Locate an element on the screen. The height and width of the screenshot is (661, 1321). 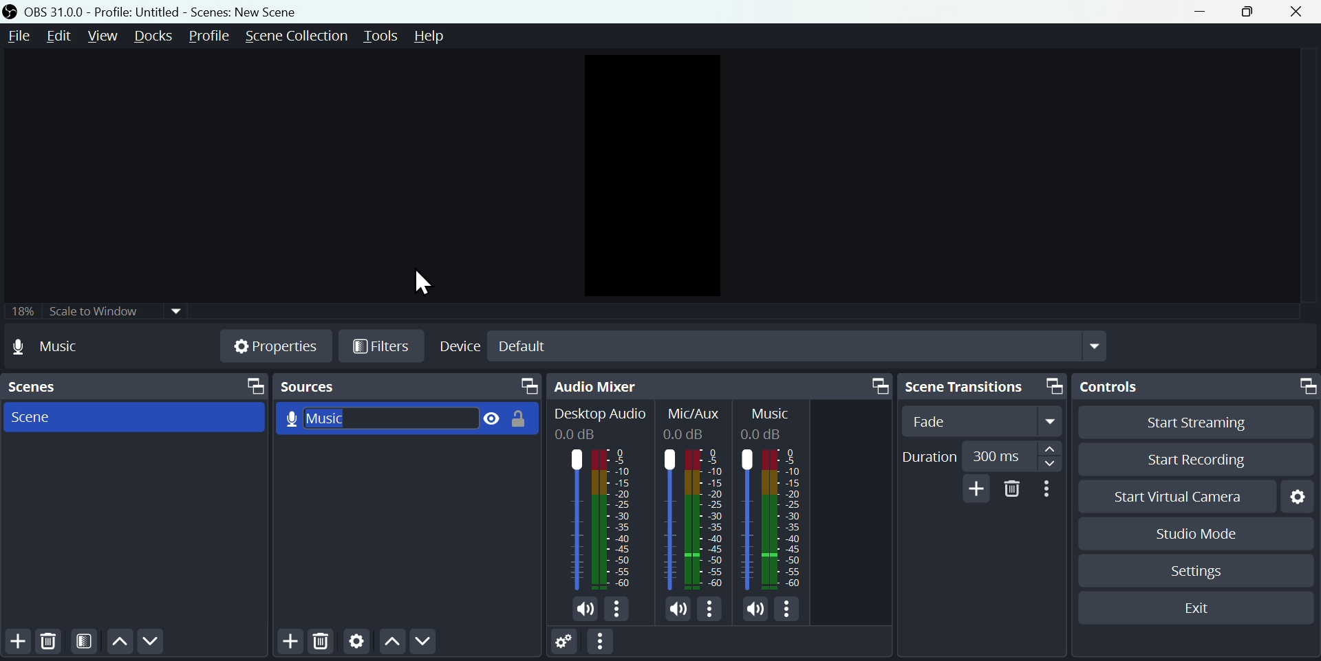
start virtual camera is located at coordinates (1179, 498).